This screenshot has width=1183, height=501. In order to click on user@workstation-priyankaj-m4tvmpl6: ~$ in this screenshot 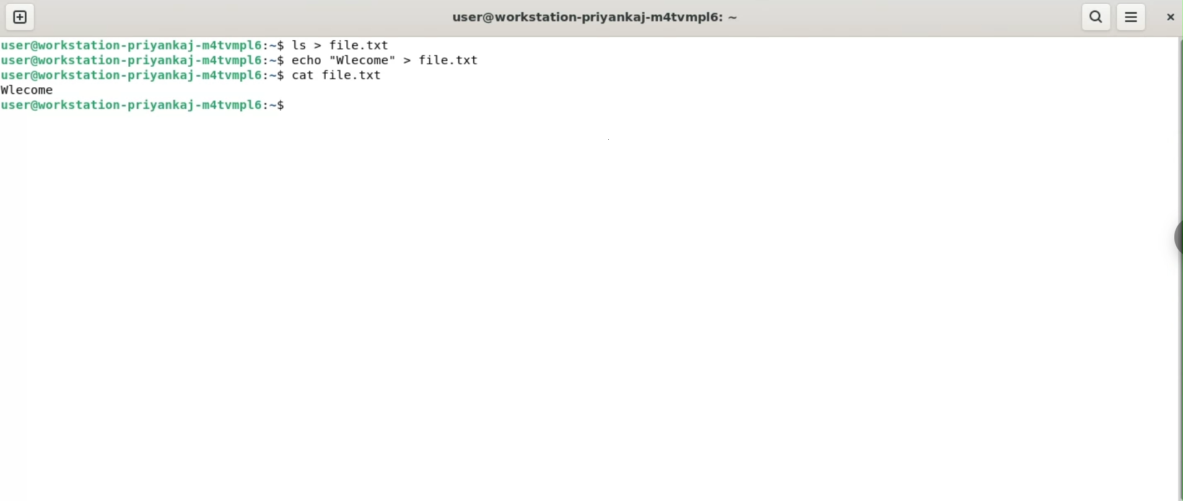, I will do `click(146, 106)`.